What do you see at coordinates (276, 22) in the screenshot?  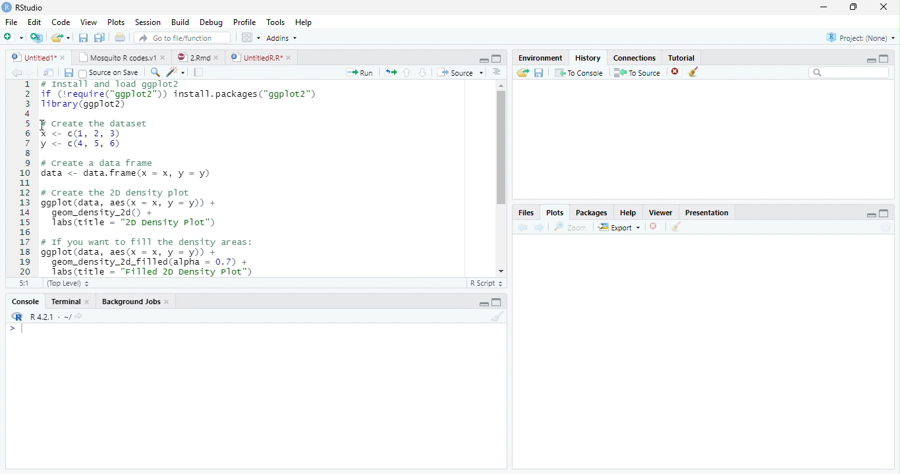 I see `Tools` at bounding box center [276, 22].